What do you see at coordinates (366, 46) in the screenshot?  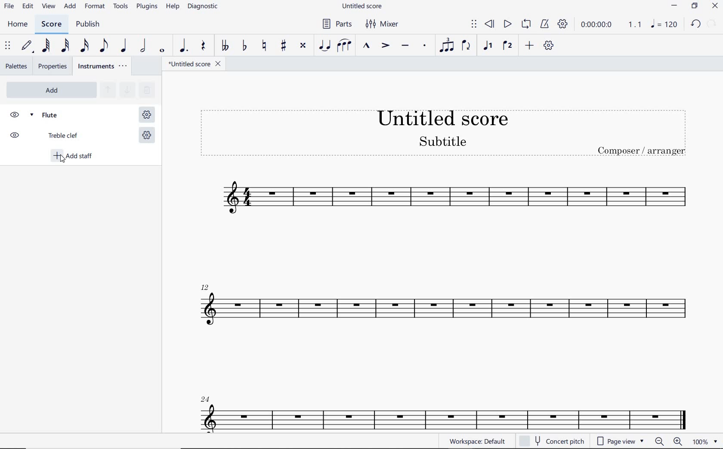 I see `MARCATO` at bounding box center [366, 46].